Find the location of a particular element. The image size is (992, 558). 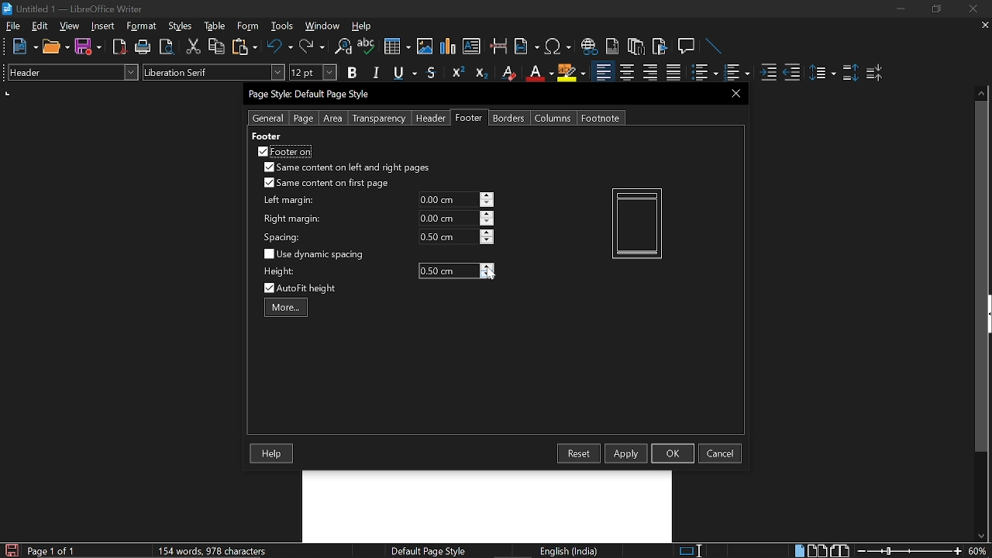

Align right is located at coordinates (652, 72).